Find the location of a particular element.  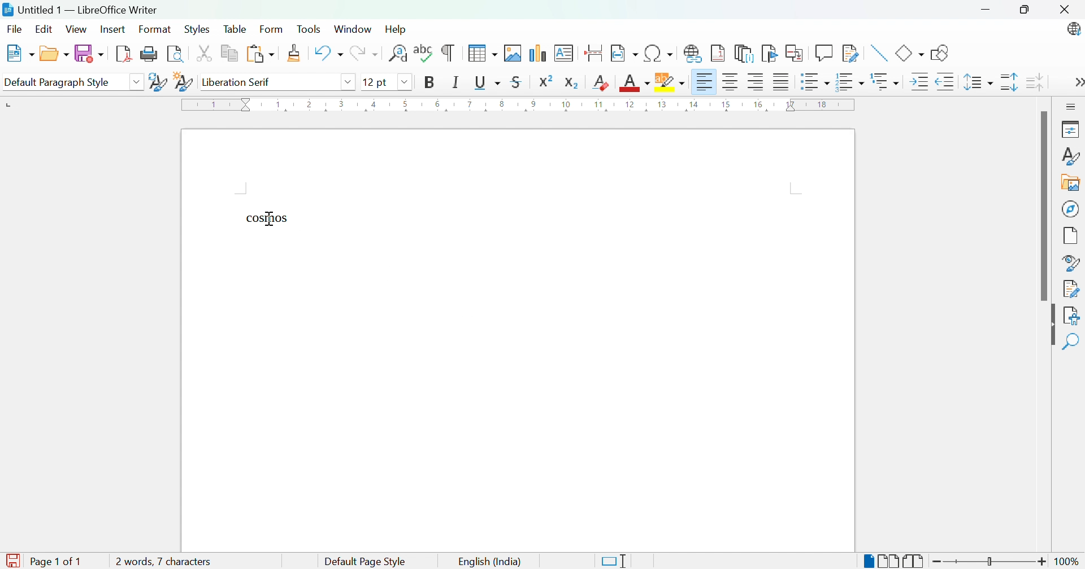

Drop down is located at coordinates (406, 82).